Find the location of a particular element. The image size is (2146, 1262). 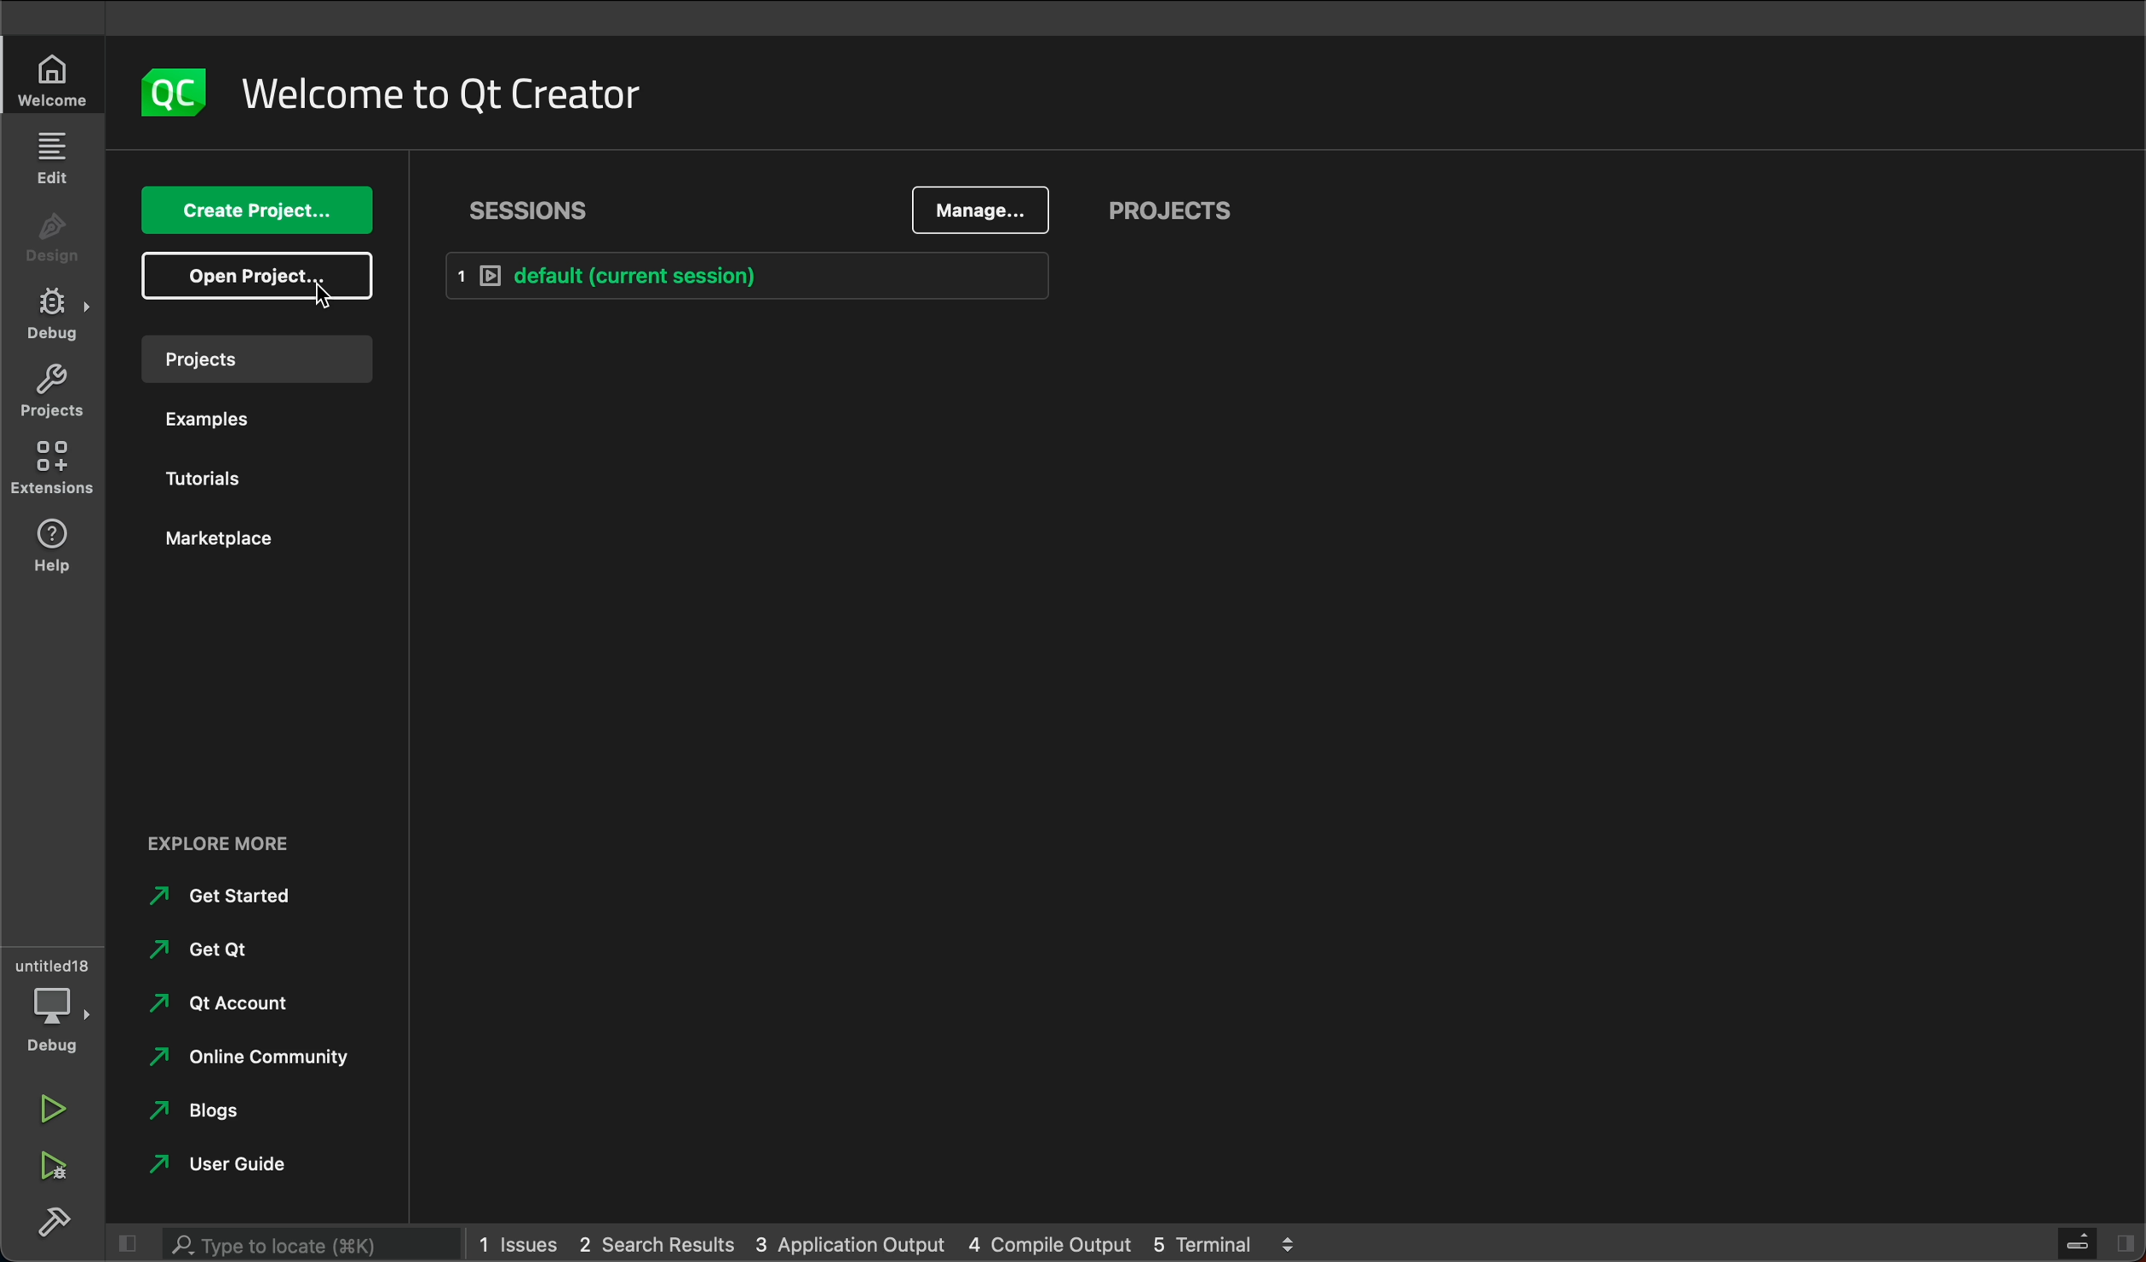

design is located at coordinates (53, 240).